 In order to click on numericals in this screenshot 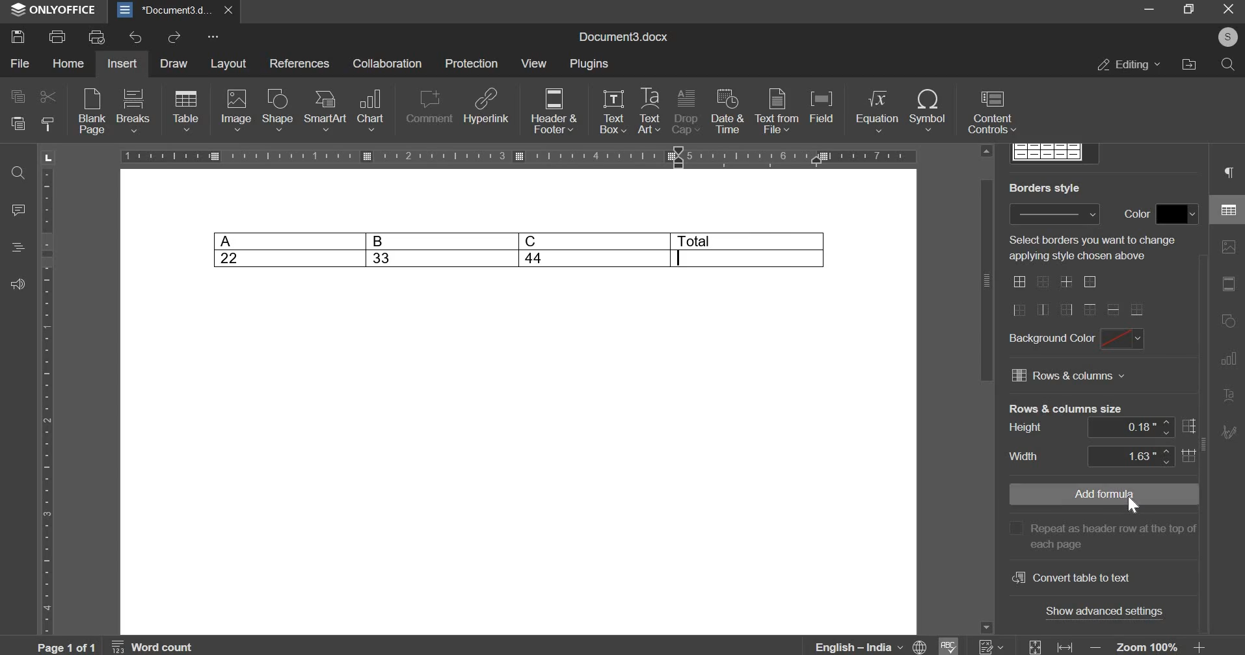, I will do `click(991, 646)`.